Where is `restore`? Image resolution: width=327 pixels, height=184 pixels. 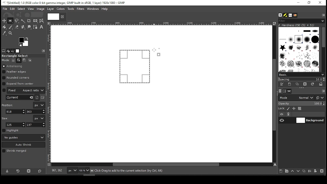
restore is located at coordinates (310, 3).